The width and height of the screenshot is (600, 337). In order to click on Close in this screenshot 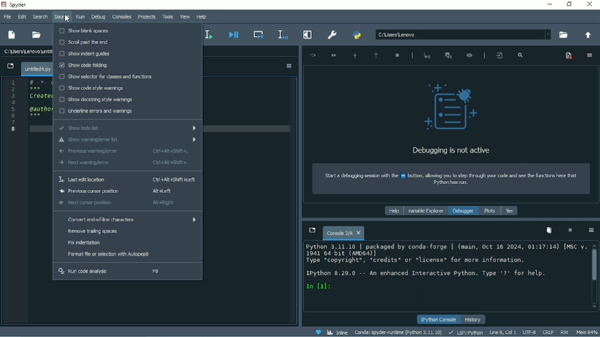, I will do `click(590, 5)`.